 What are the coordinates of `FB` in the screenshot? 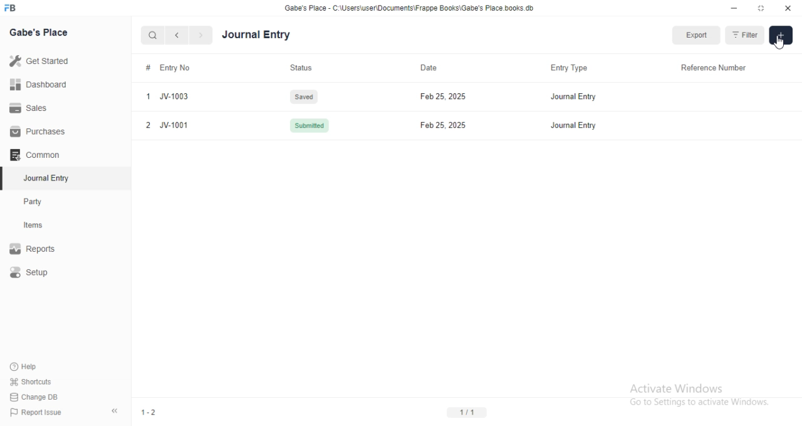 It's located at (12, 7).